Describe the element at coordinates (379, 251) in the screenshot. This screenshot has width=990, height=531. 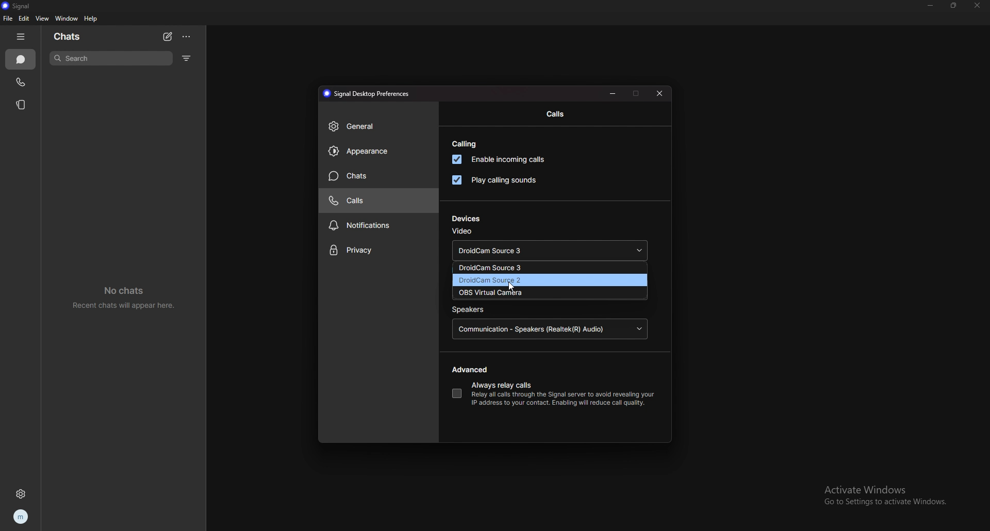
I see `priavcy` at that location.